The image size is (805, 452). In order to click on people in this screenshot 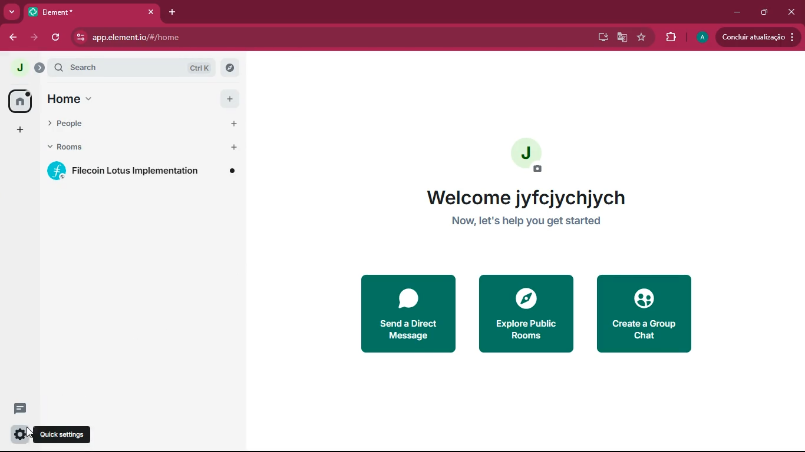, I will do `click(122, 124)`.